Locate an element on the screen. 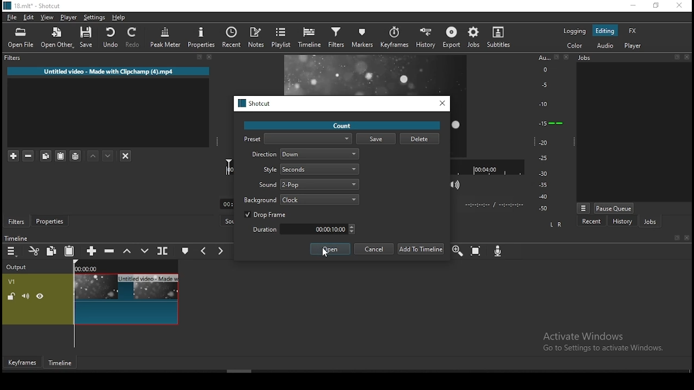 This screenshot has width=694, height=390. recent is located at coordinates (592, 223).